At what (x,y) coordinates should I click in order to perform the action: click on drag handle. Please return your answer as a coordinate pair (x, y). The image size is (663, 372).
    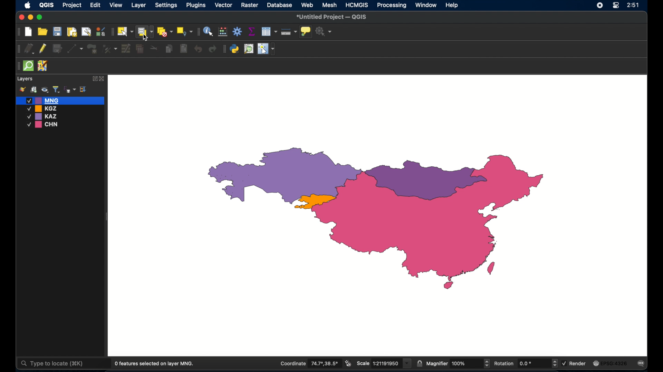
    Looking at the image, I should click on (17, 66).